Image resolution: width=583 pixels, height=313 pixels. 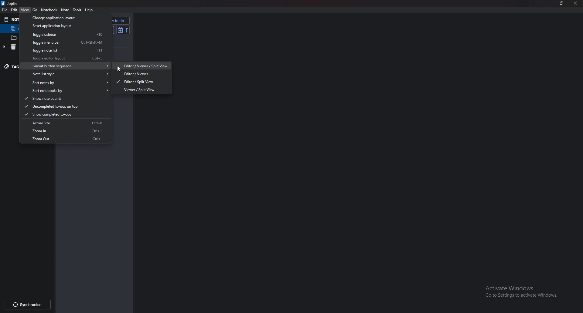 What do you see at coordinates (144, 74) in the screenshot?
I see `Editor/ viewer` at bounding box center [144, 74].